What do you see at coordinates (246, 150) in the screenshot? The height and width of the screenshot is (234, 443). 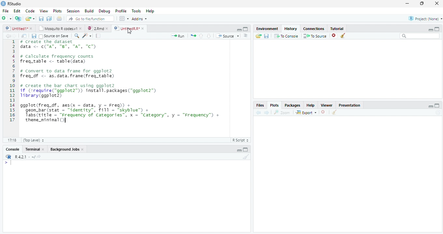 I see `Maximize` at bounding box center [246, 150].